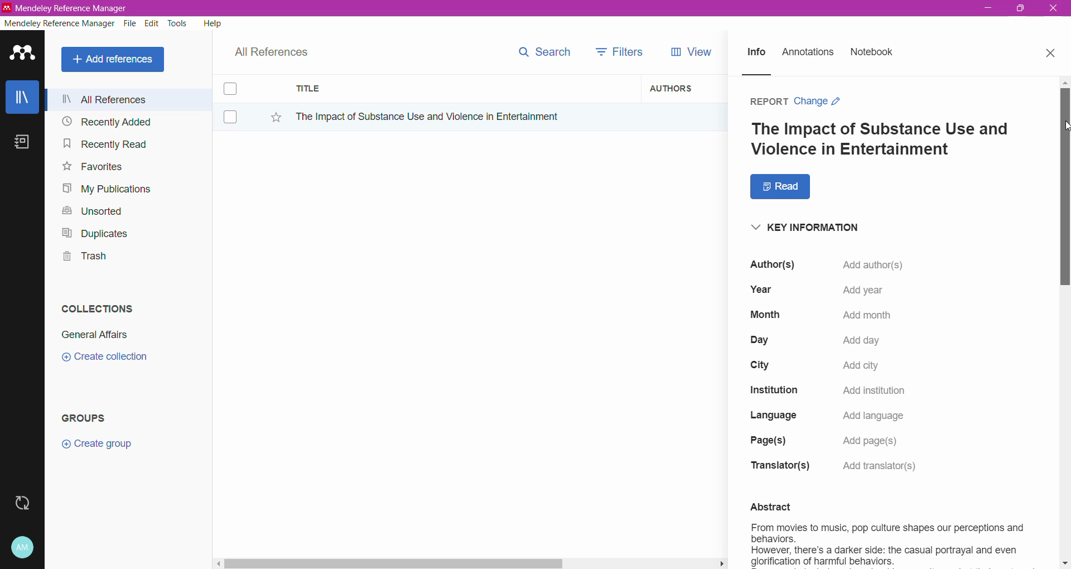 The height and width of the screenshot is (569, 1071). I want to click on Reference Title, so click(462, 116).